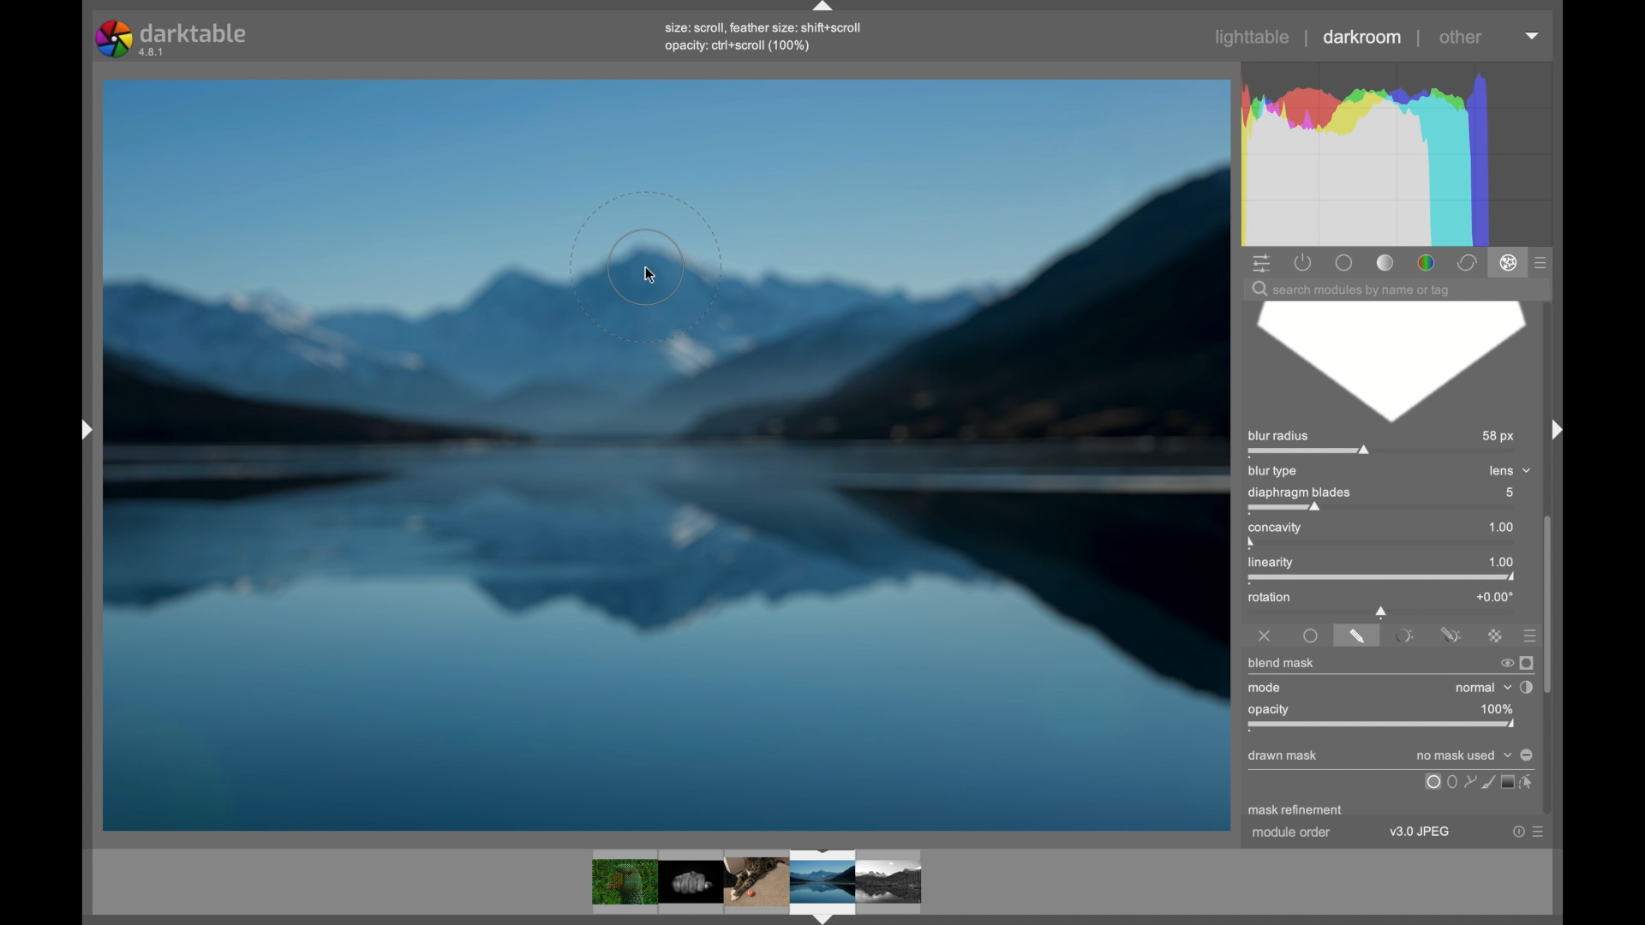 The width and height of the screenshot is (1645, 925). What do you see at coordinates (1536, 833) in the screenshot?
I see `more options` at bounding box center [1536, 833].